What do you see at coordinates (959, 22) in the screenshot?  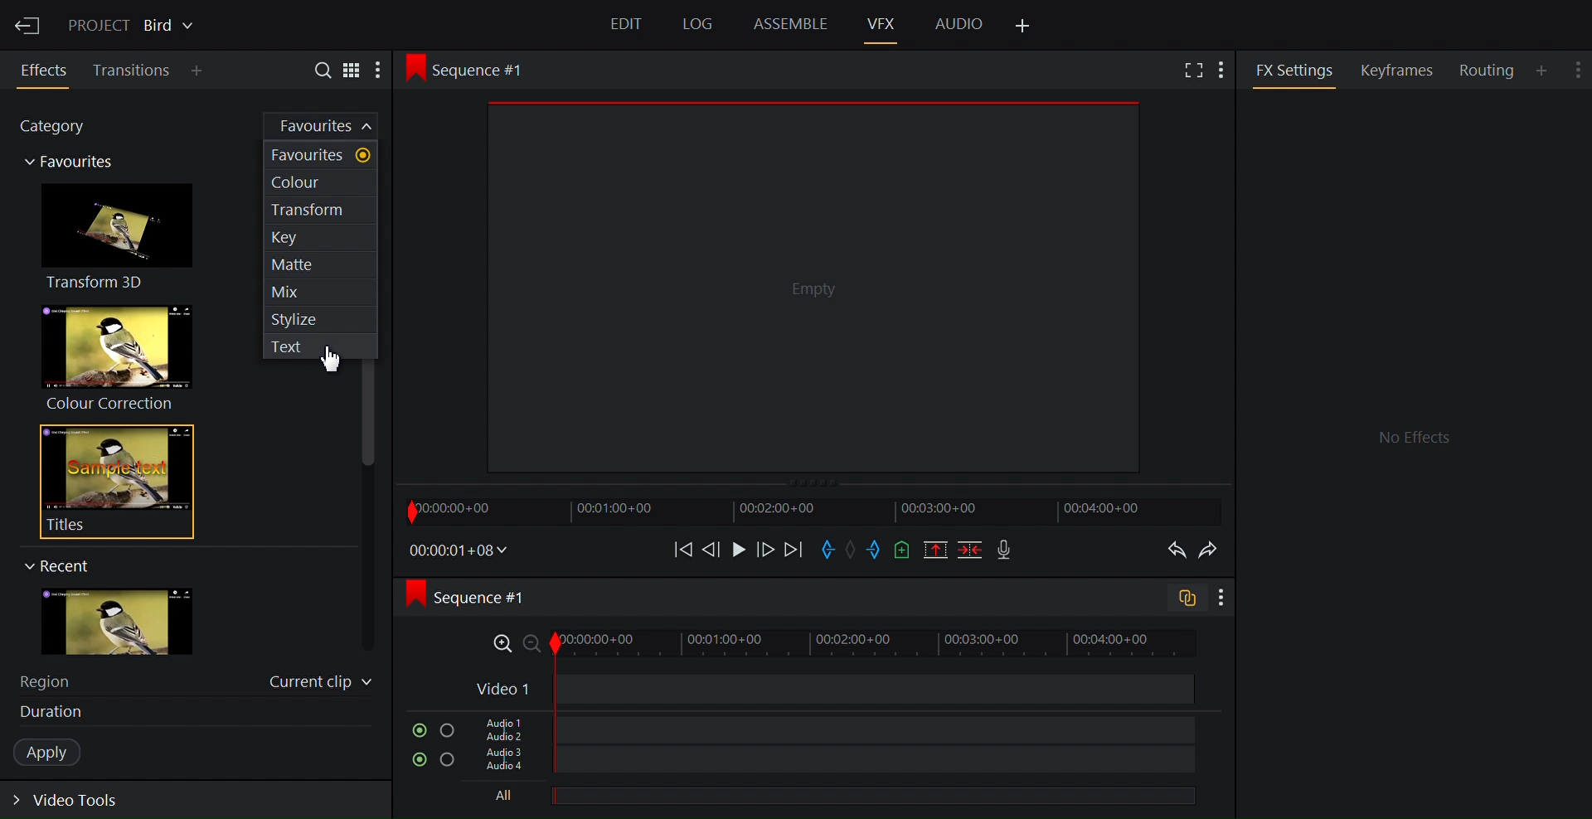 I see `Audio` at bounding box center [959, 22].